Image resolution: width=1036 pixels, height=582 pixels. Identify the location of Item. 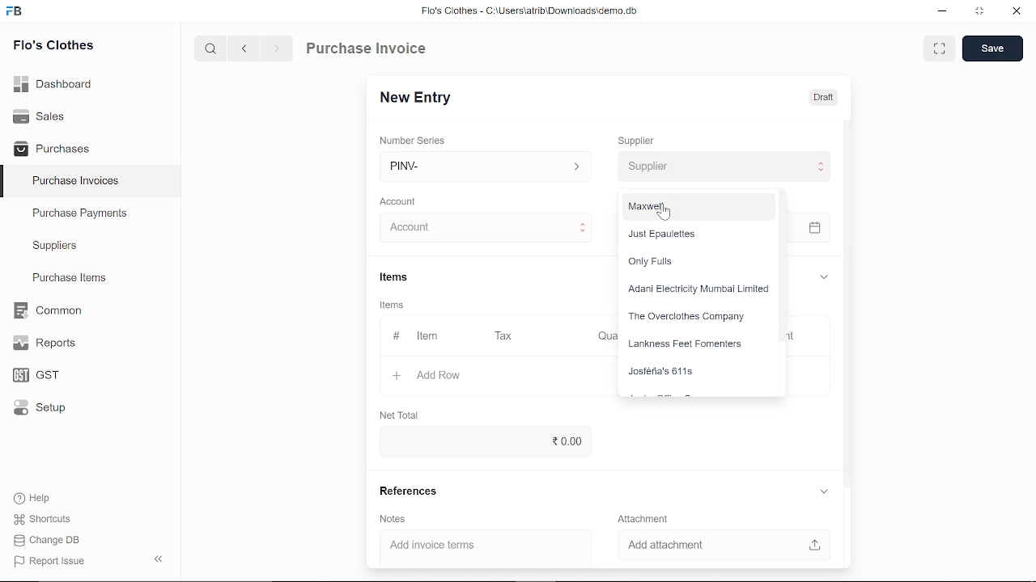
(416, 336).